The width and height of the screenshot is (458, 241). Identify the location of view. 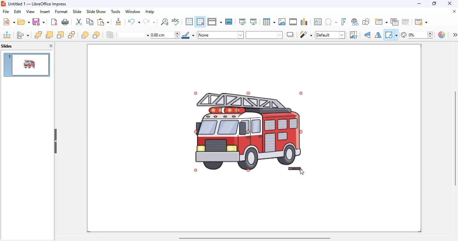
(30, 12).